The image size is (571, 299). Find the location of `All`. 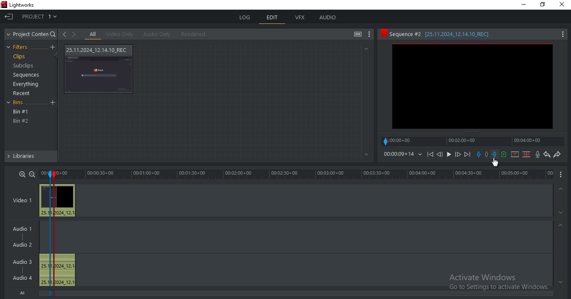

All is located at coordinates (25, 294).